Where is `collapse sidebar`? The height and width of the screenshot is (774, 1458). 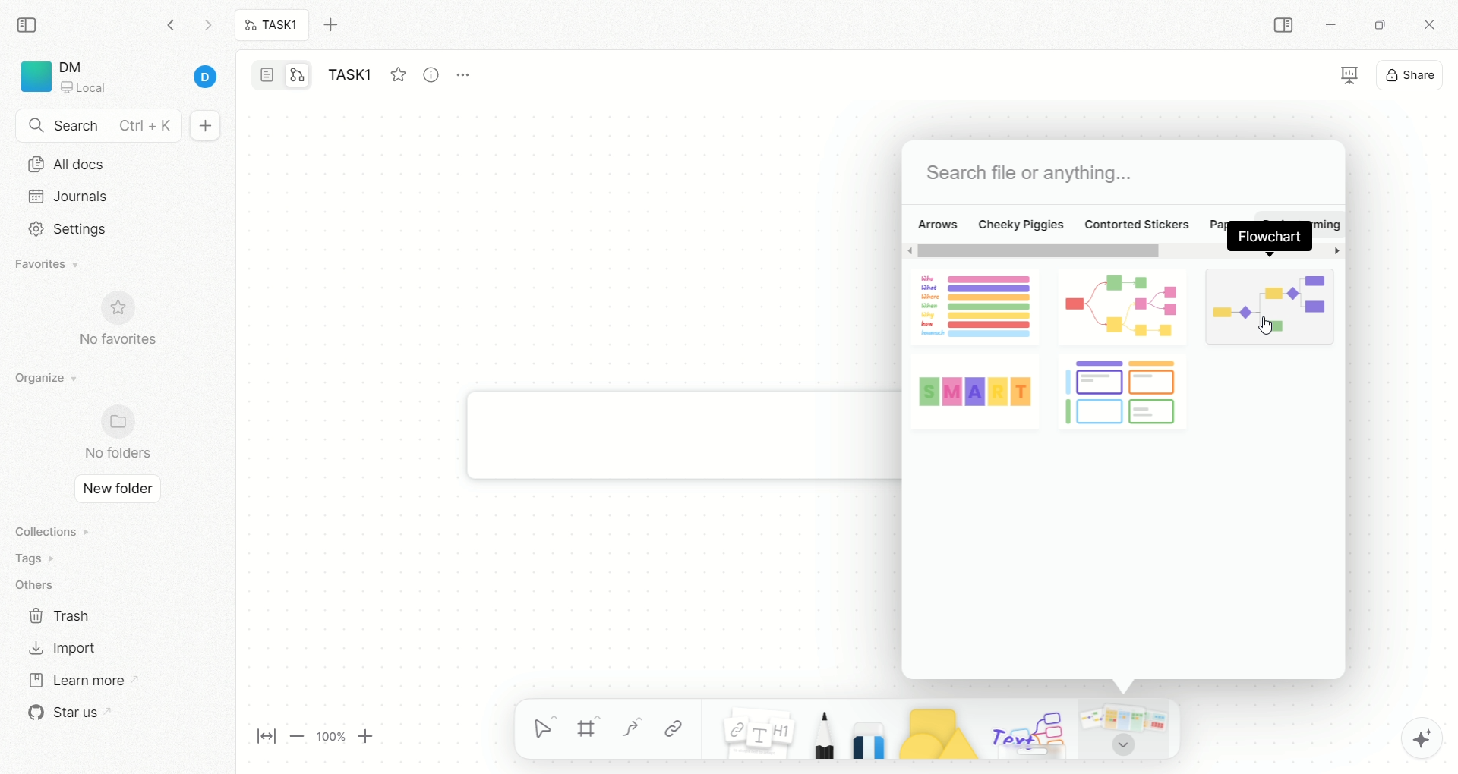 collapse sidebar is located at coordinates (31, 24).